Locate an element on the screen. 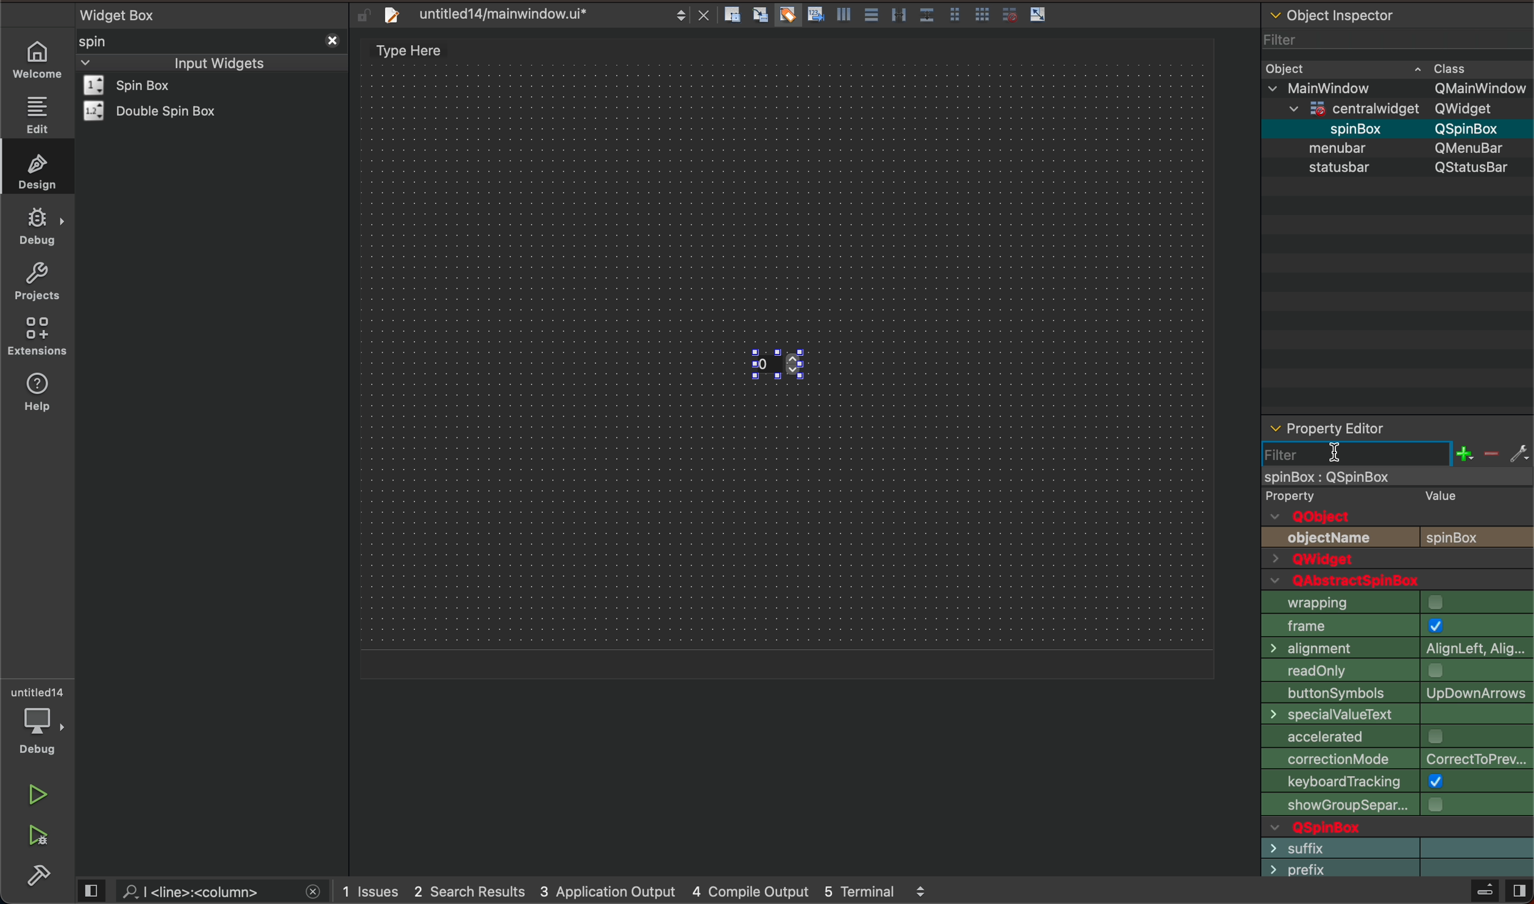  design area is located at coordinates (416, 51).